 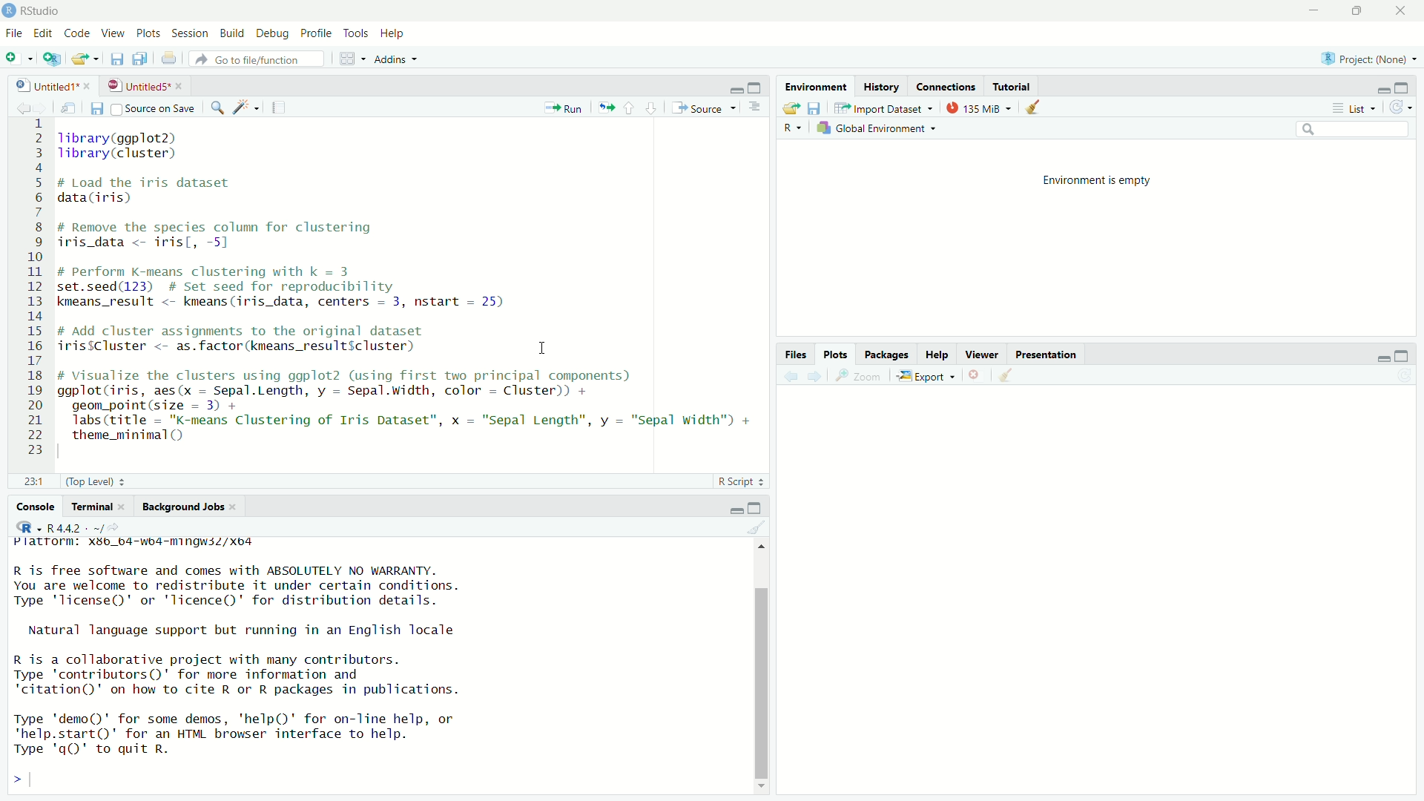 What do you see at coordinates (43, 34) in the screenshot?
I see `edit` at bounding box center [43, 34].